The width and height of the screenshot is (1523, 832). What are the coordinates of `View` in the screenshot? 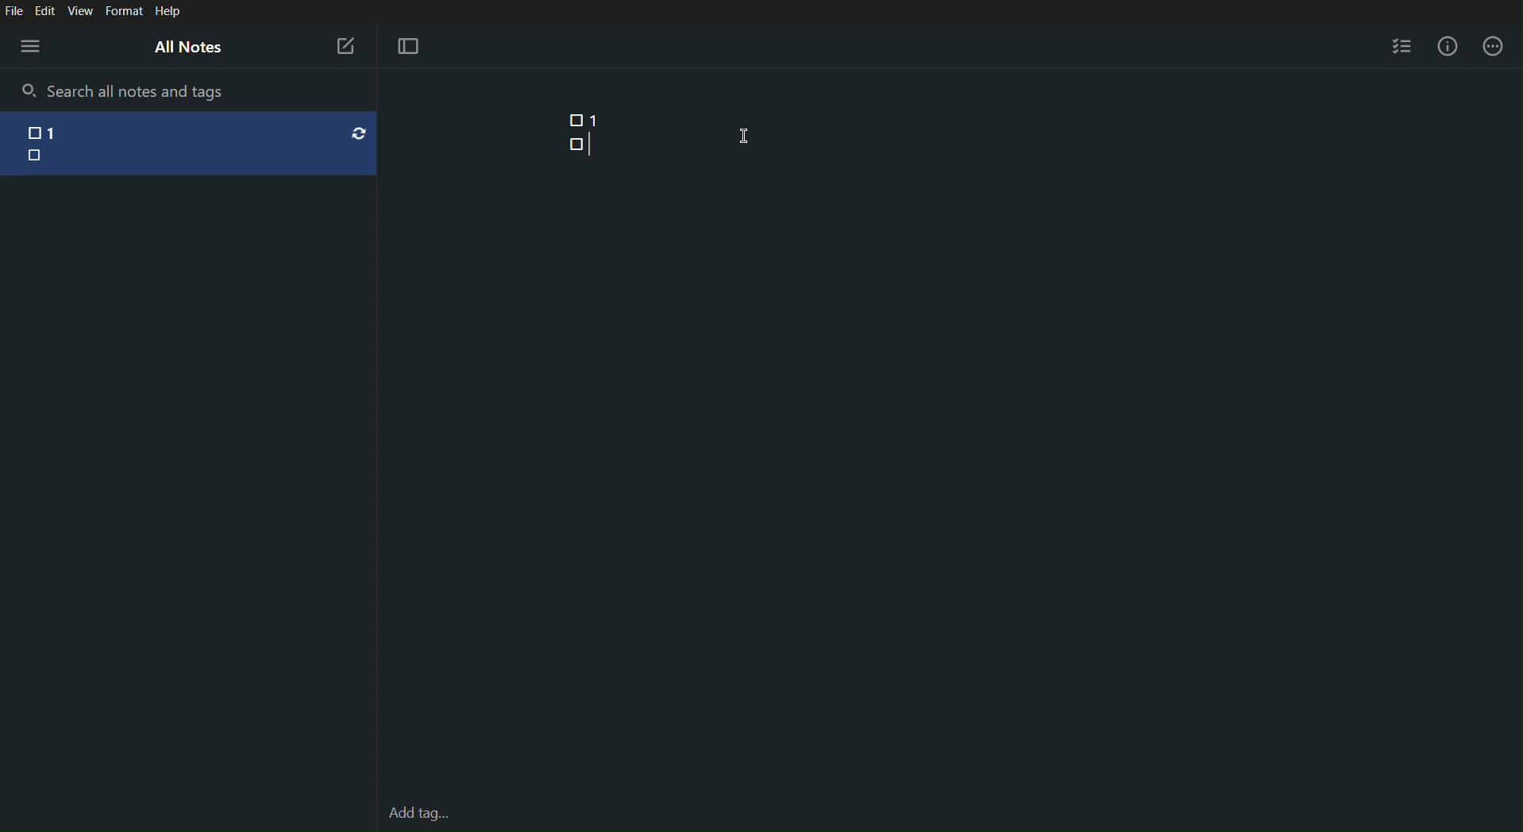 It's located at (82, 11).